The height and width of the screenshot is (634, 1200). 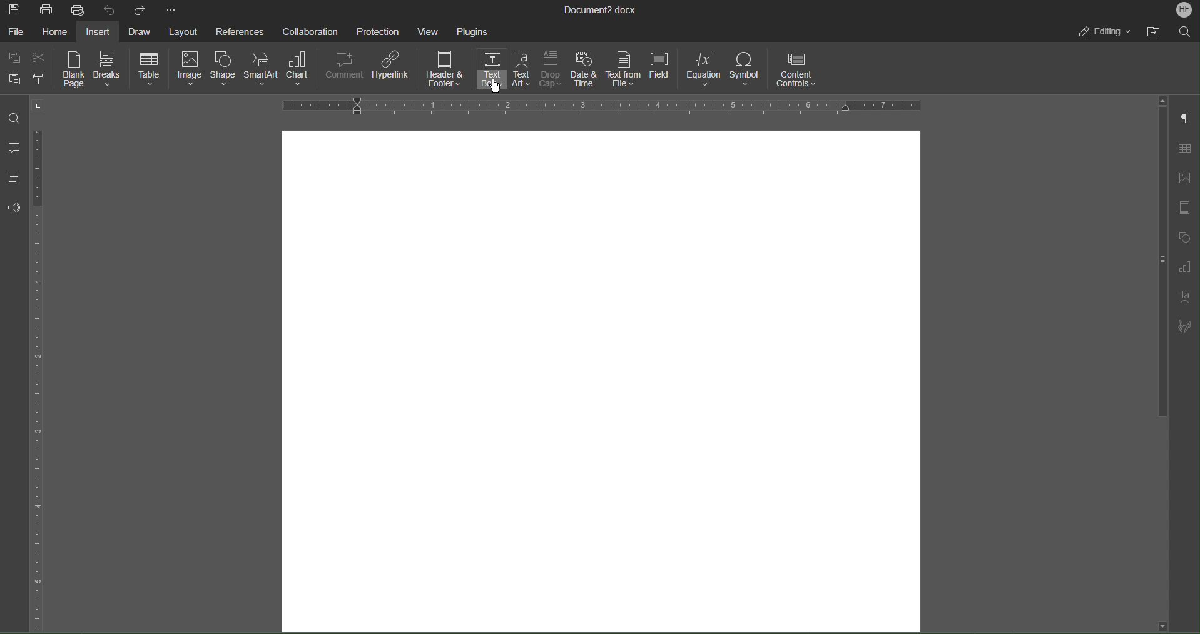 I want to click on Blank Page, so click(x=74, y=69).